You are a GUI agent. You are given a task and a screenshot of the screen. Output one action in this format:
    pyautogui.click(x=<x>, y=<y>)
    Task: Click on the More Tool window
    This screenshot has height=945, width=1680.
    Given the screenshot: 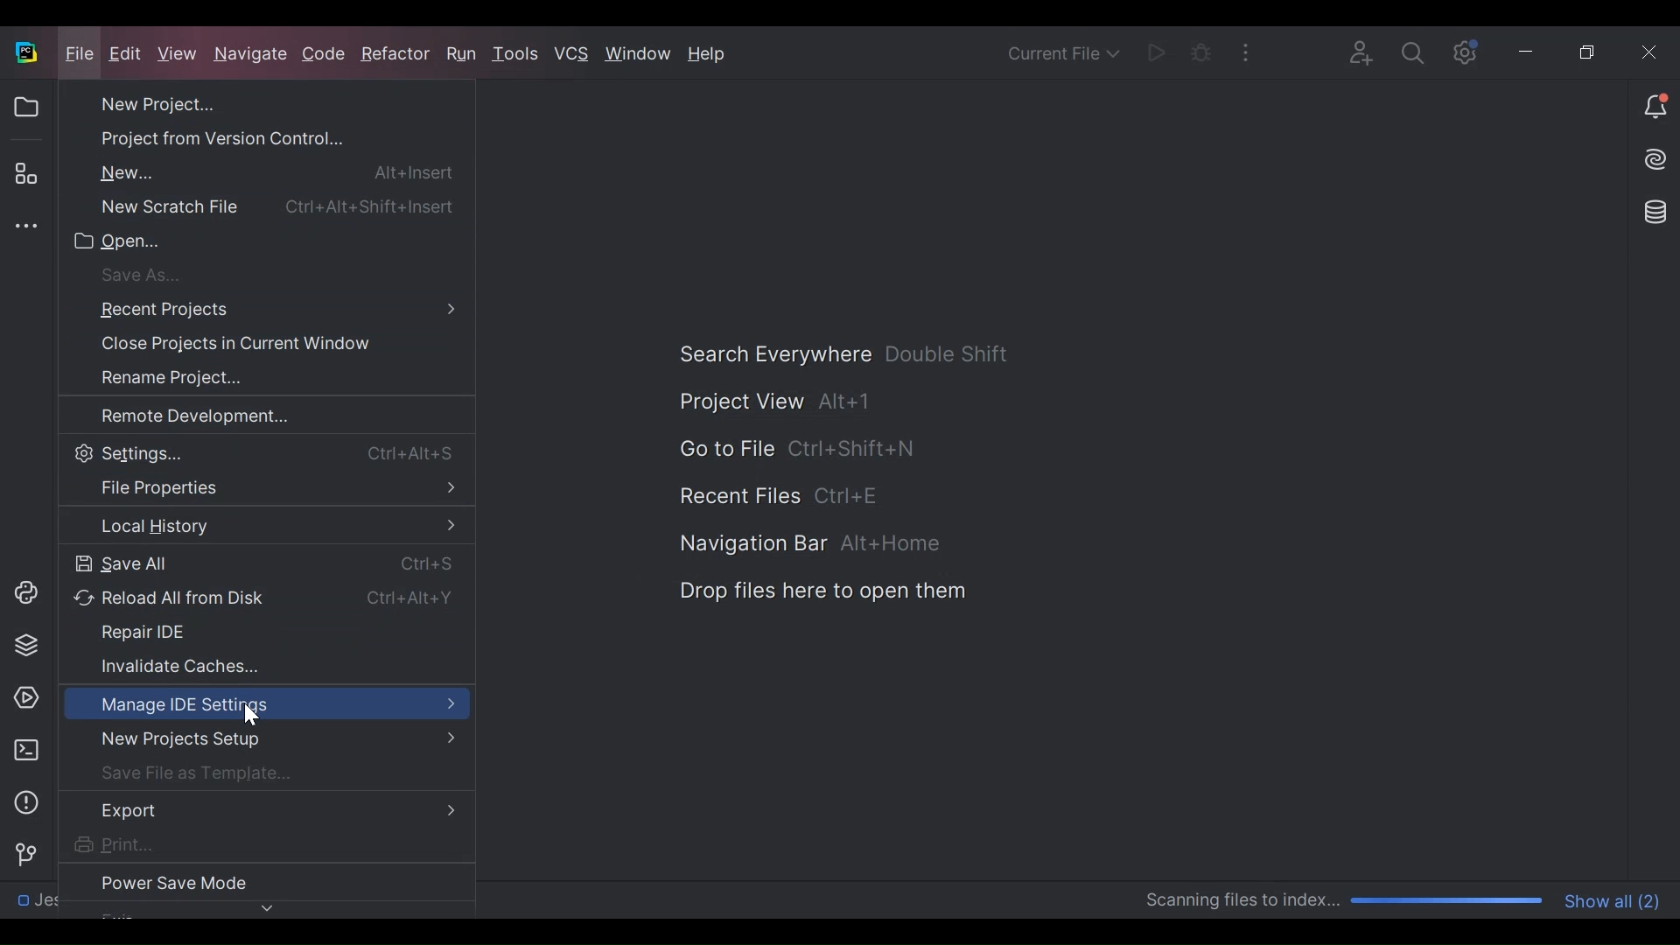 What is the action you would take?
    pyautogui.click(x=22, y=226)
    